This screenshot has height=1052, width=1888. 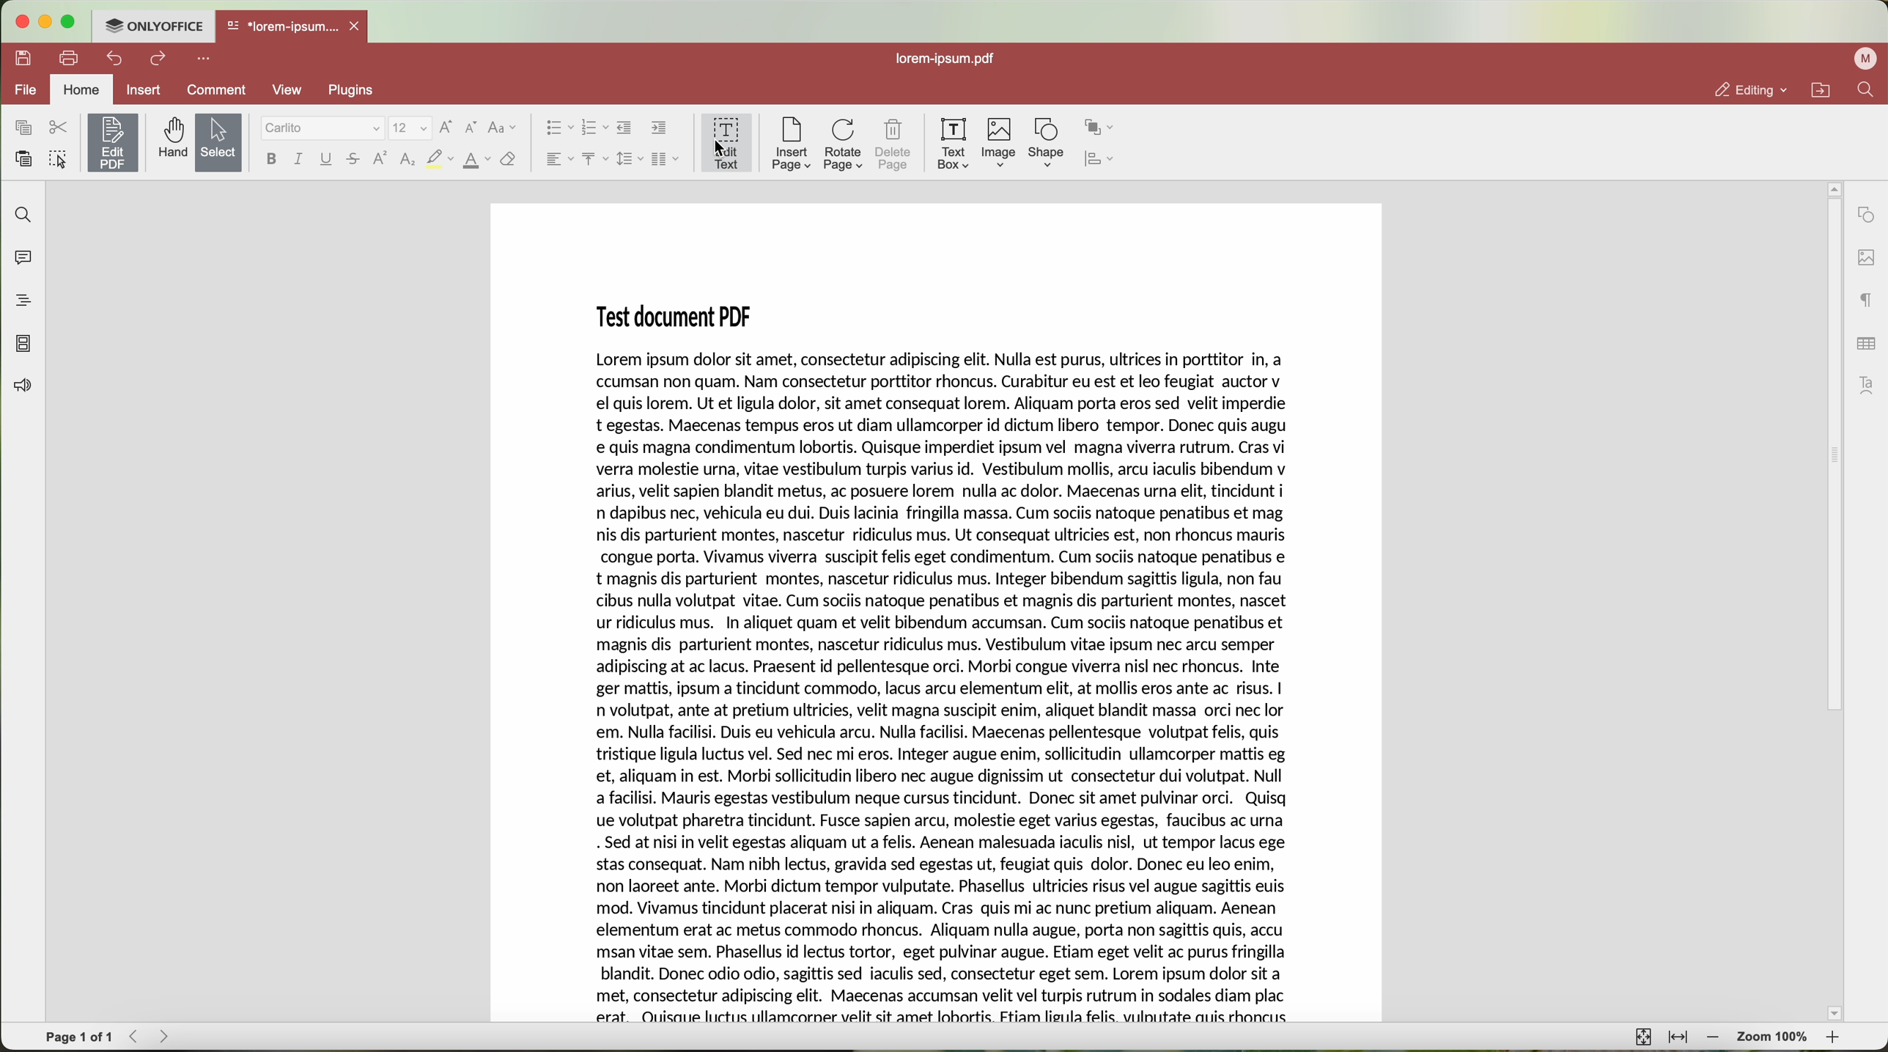 I want to click on print, so click(x=73, y=59).